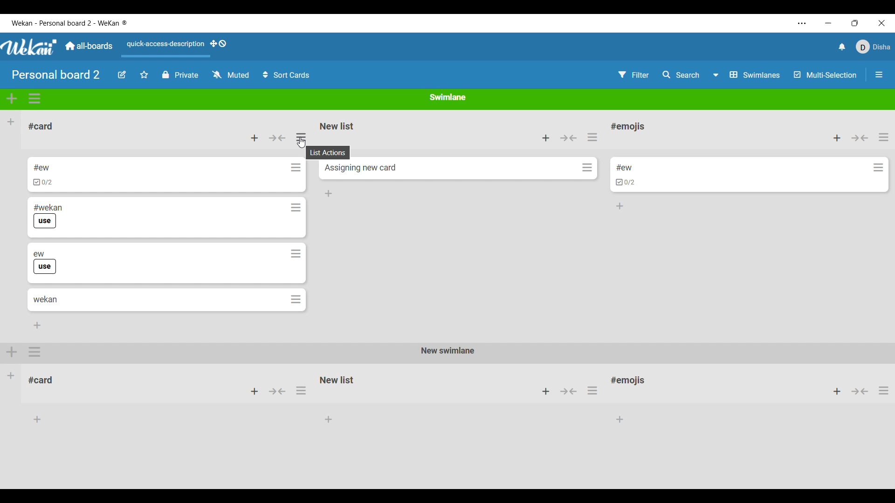  Describe the element at coordinates (884, 137) in the screenshot. I see `List actions` at that location.